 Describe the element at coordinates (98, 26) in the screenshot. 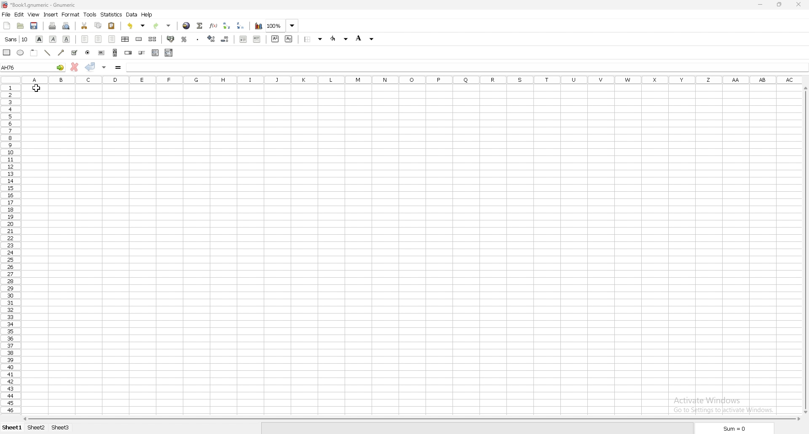

I see `copy` at that location.